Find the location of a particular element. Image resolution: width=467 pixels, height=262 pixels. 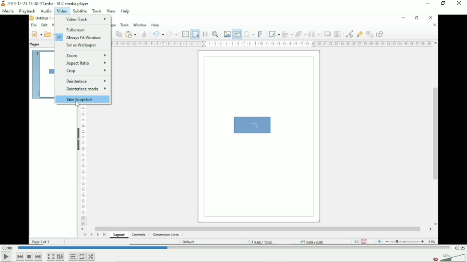

Deinterlace mode is located at coordinates (86, 89).